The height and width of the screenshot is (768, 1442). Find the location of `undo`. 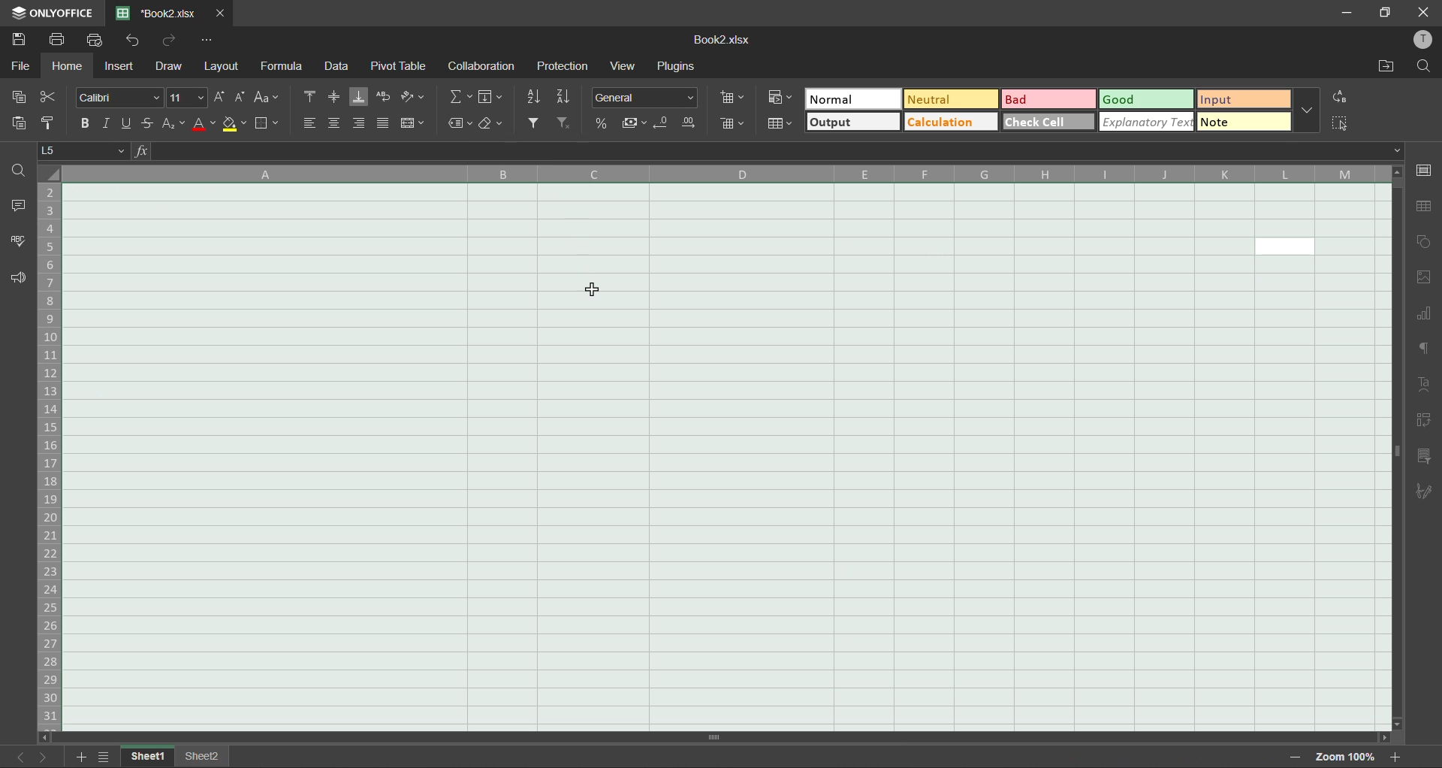

undo is located at coordinates (135, 41).